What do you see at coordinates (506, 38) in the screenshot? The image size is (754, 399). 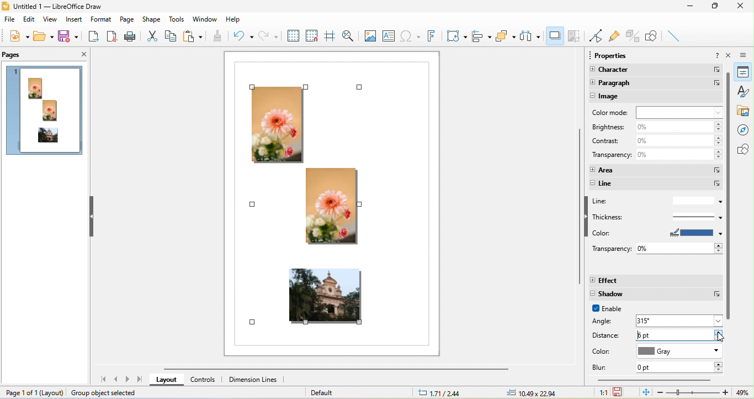 I see `arrange` at bounding box center [506, 38].